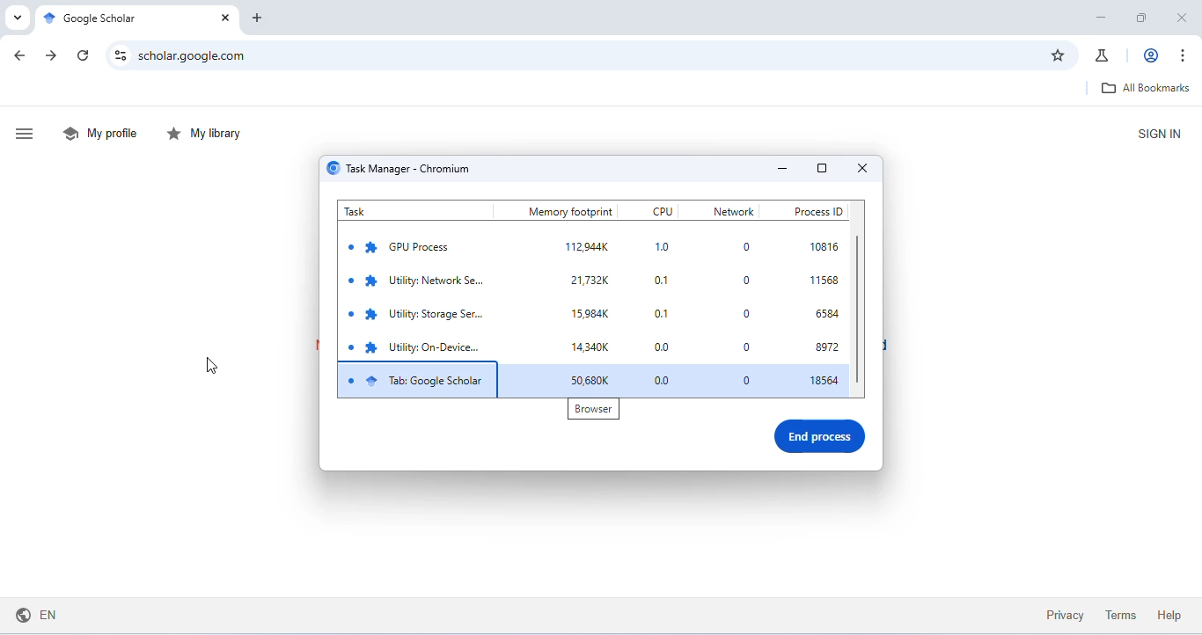  Describe the element at coordinates (861, 170) in the screenshot. I see `close` at that location.